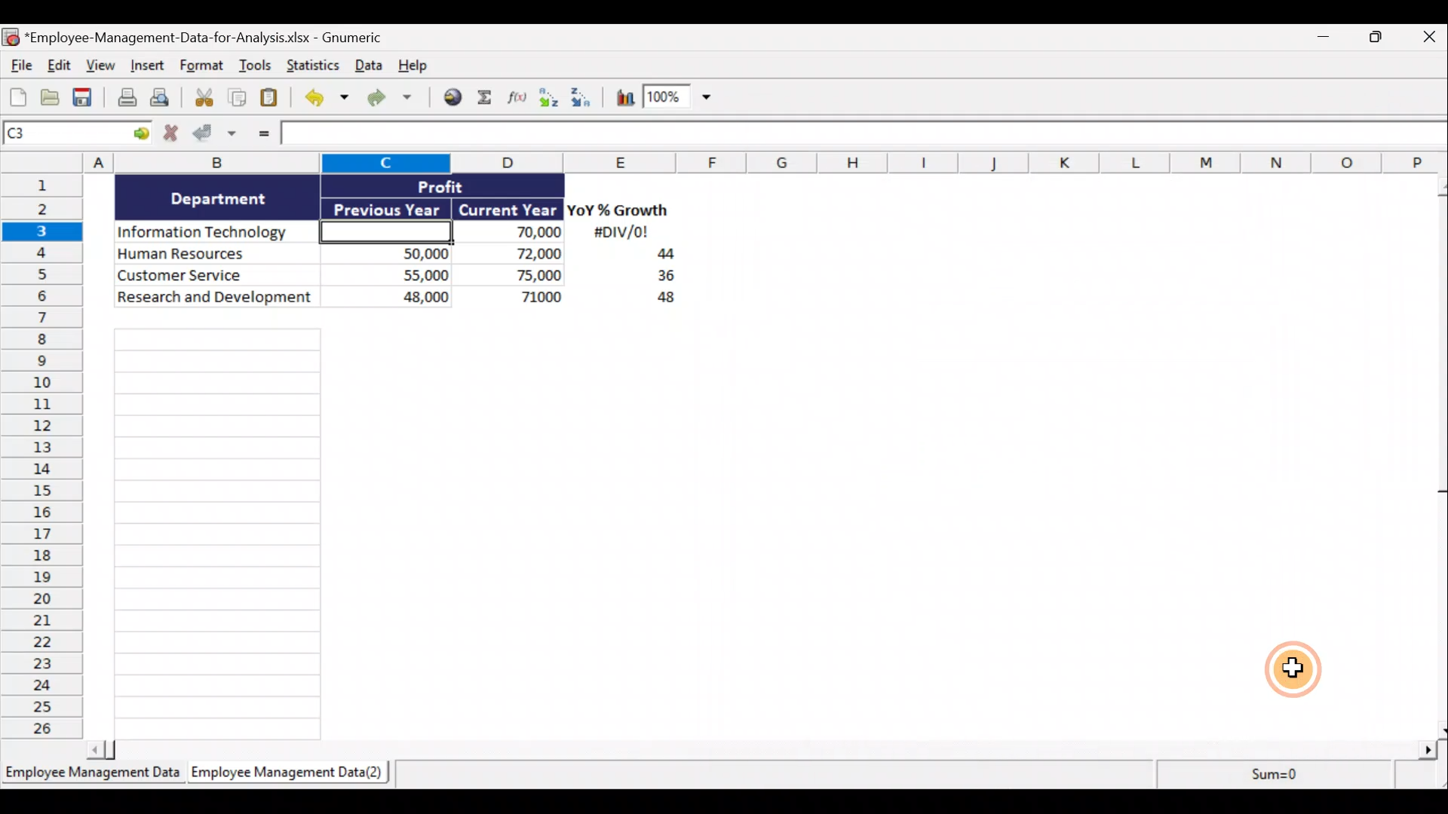  Describe the element at coordinates (618, 211) in the screenshot. I see `YoY% Growth` at that location.